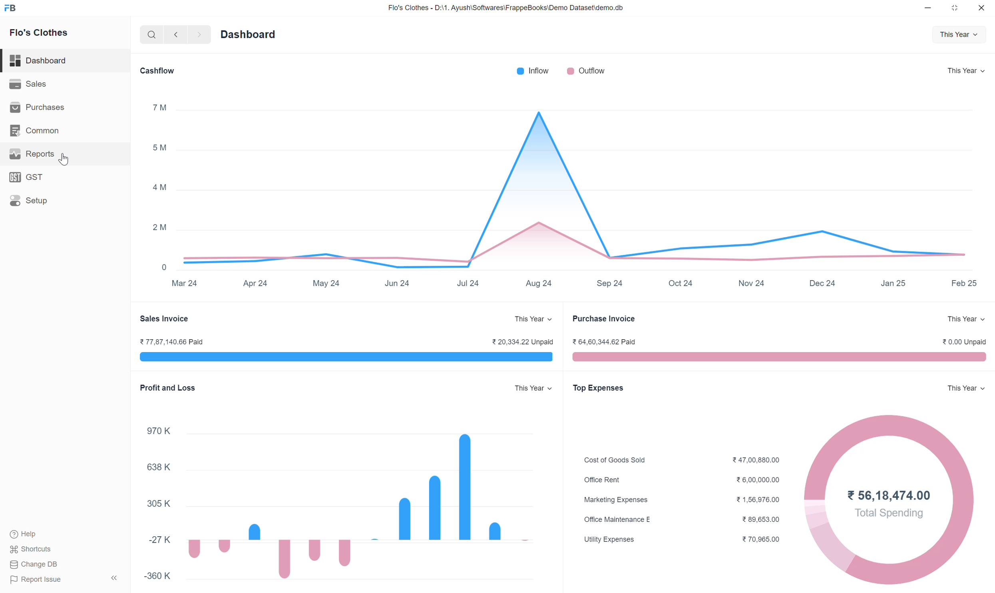  Describe the element at coordinates (609, 283) in the screenshot. I see `sep 24` at that location.